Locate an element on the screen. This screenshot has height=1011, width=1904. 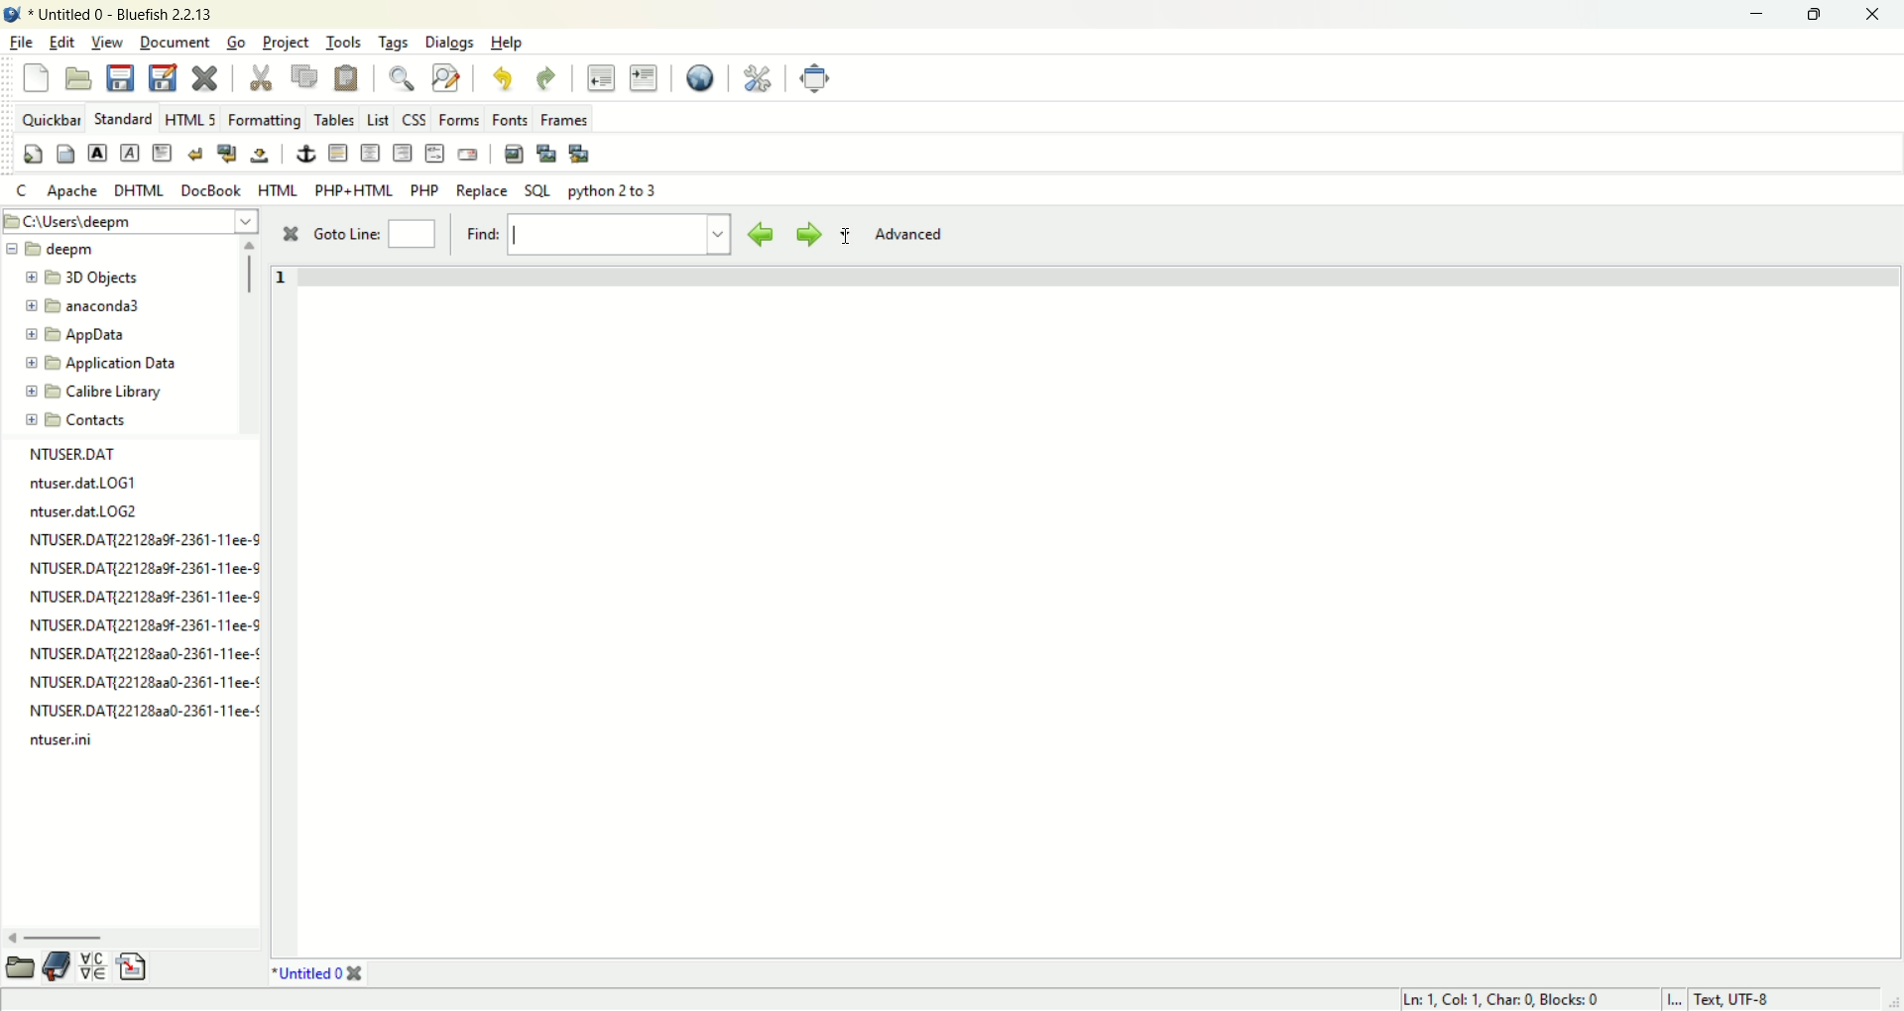
application data is located at coordinates (101, 364).